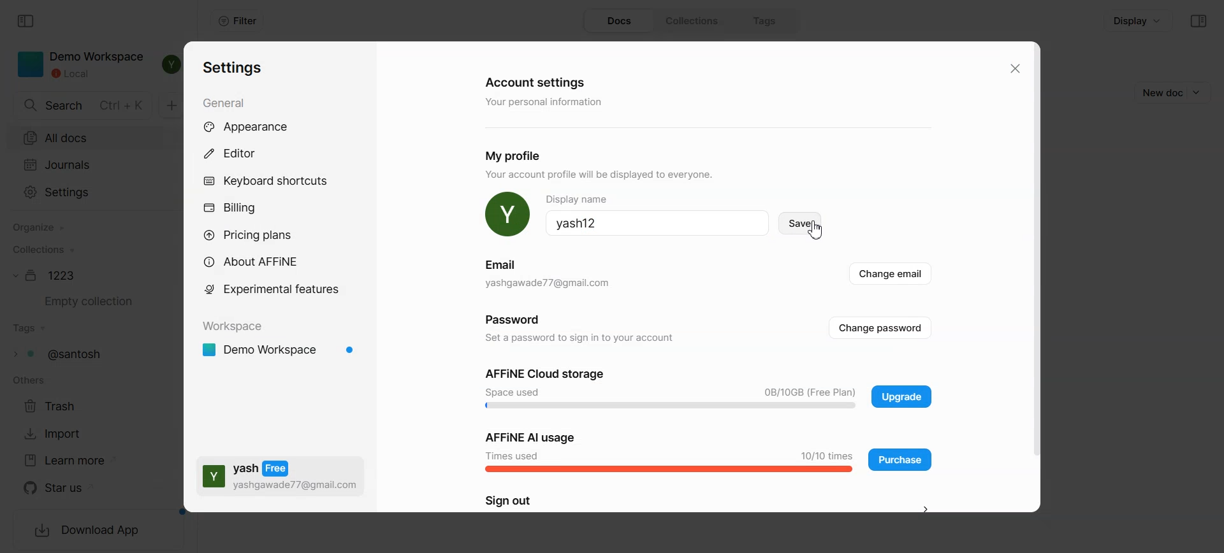 Image resolution: width=1224 pixels, height=553 pixels. What do you see at coordinates (1138, 20) in the screenshot?
I see `Display` at bounding box center [1138, 20].